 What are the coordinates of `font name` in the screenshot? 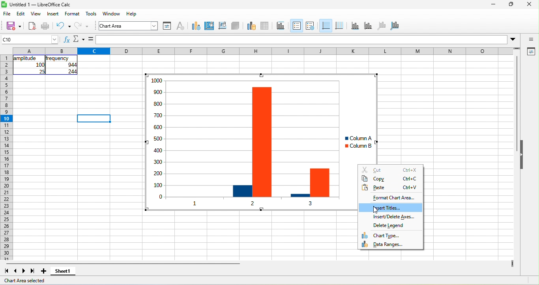 It's located at (128, 26).